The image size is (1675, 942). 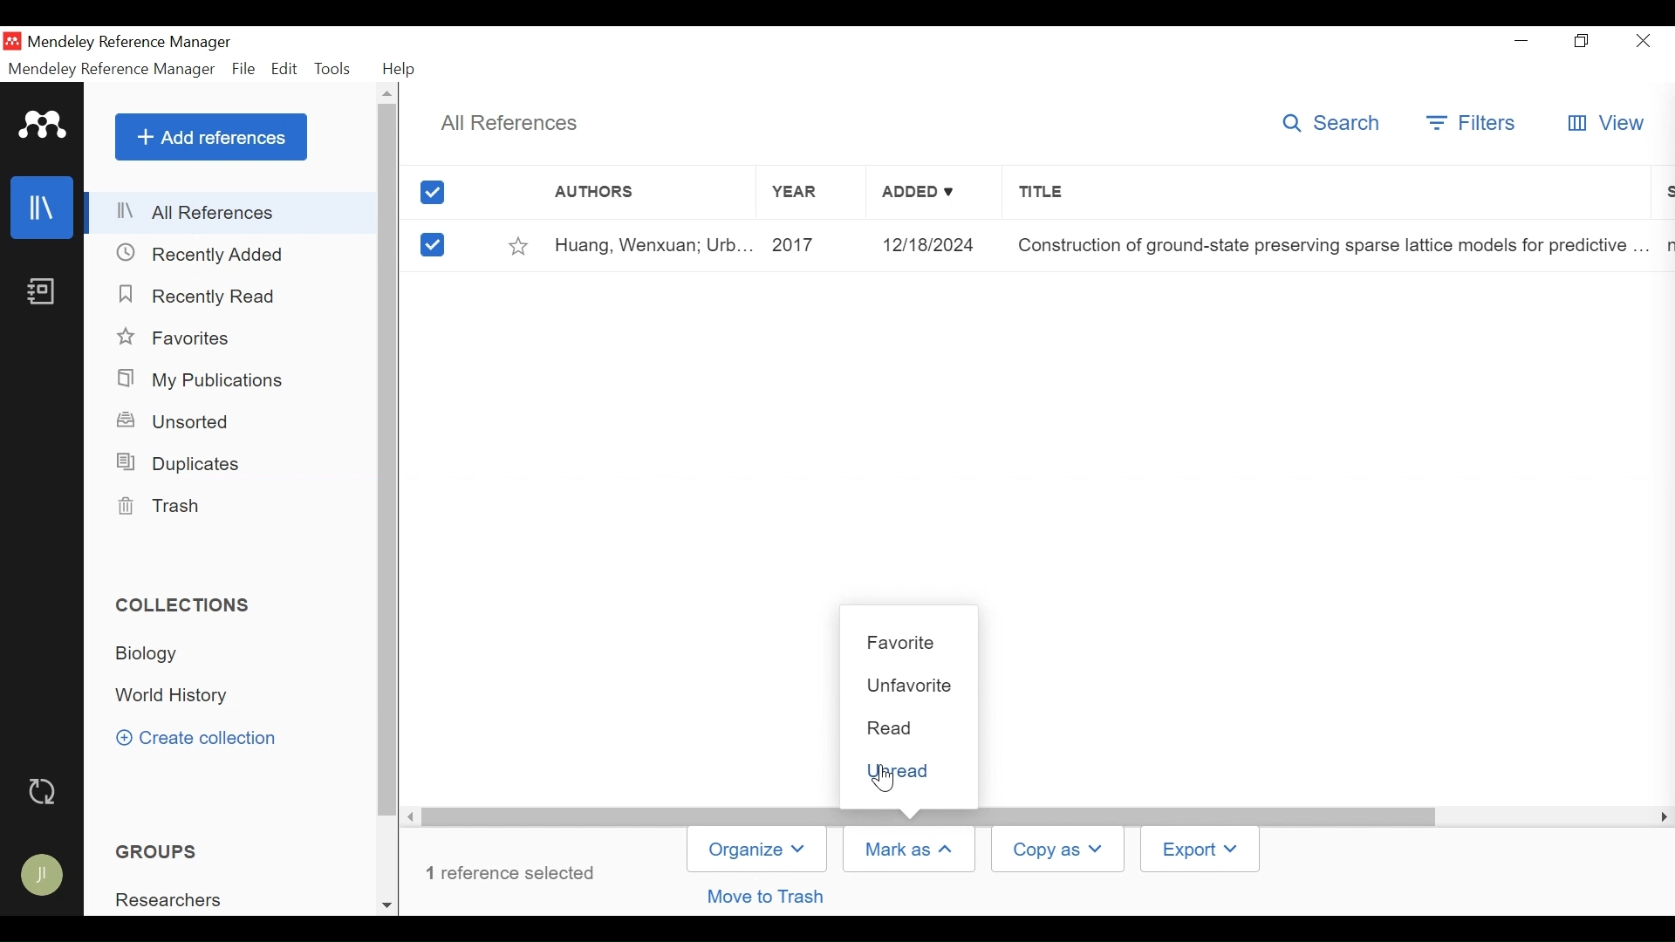 What do you see at coordinates (630, 195) in the screenshot?
I see `Author` at bounding box center [630, 195].